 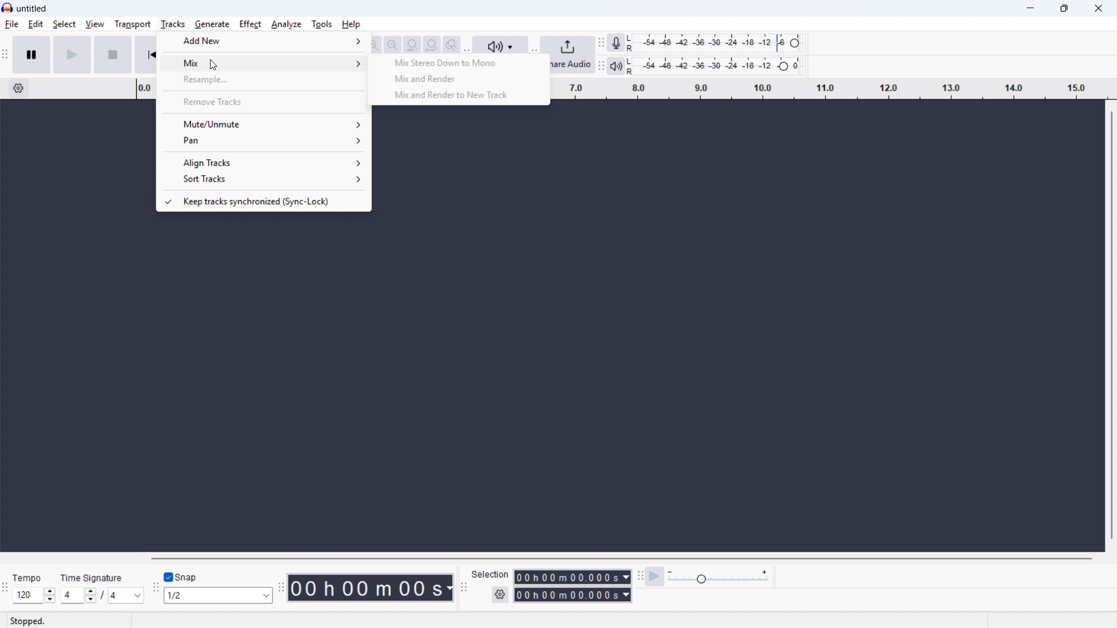 What do you see at coordinates (101, 595) in the screenshot?
I see `Set time signature ` at bounding box center [101, 595].